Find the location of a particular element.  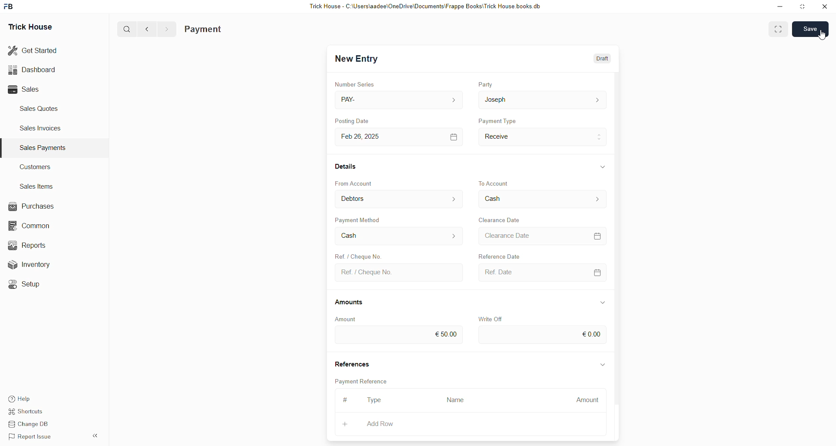

Show/Hide is located at coordinates (603, 166).